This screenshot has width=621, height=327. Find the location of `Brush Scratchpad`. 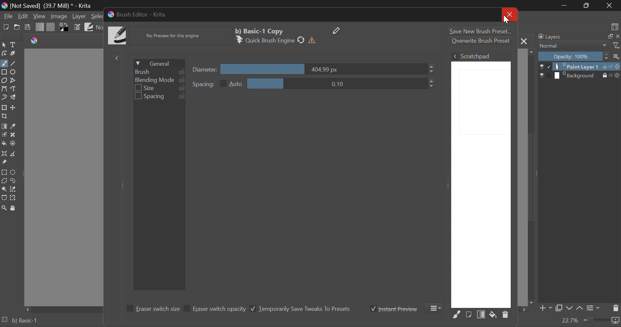

Brush Scratchpad is located at coordinates (482, 178).